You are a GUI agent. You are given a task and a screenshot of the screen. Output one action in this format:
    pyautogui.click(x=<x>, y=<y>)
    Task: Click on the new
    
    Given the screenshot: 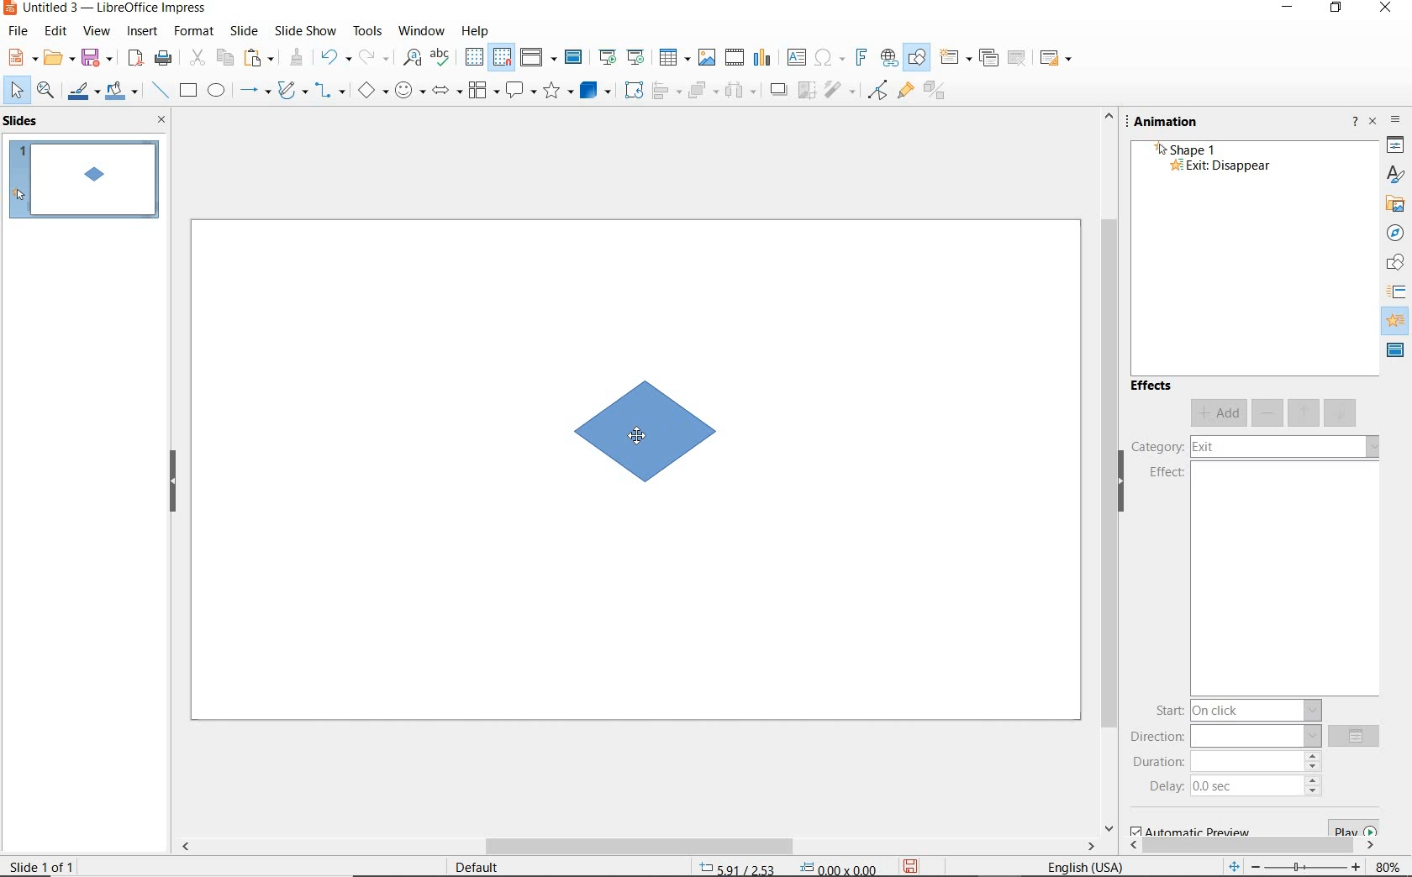 What is the action you would take?
    pyautogui.click(x=21, y=56)
    